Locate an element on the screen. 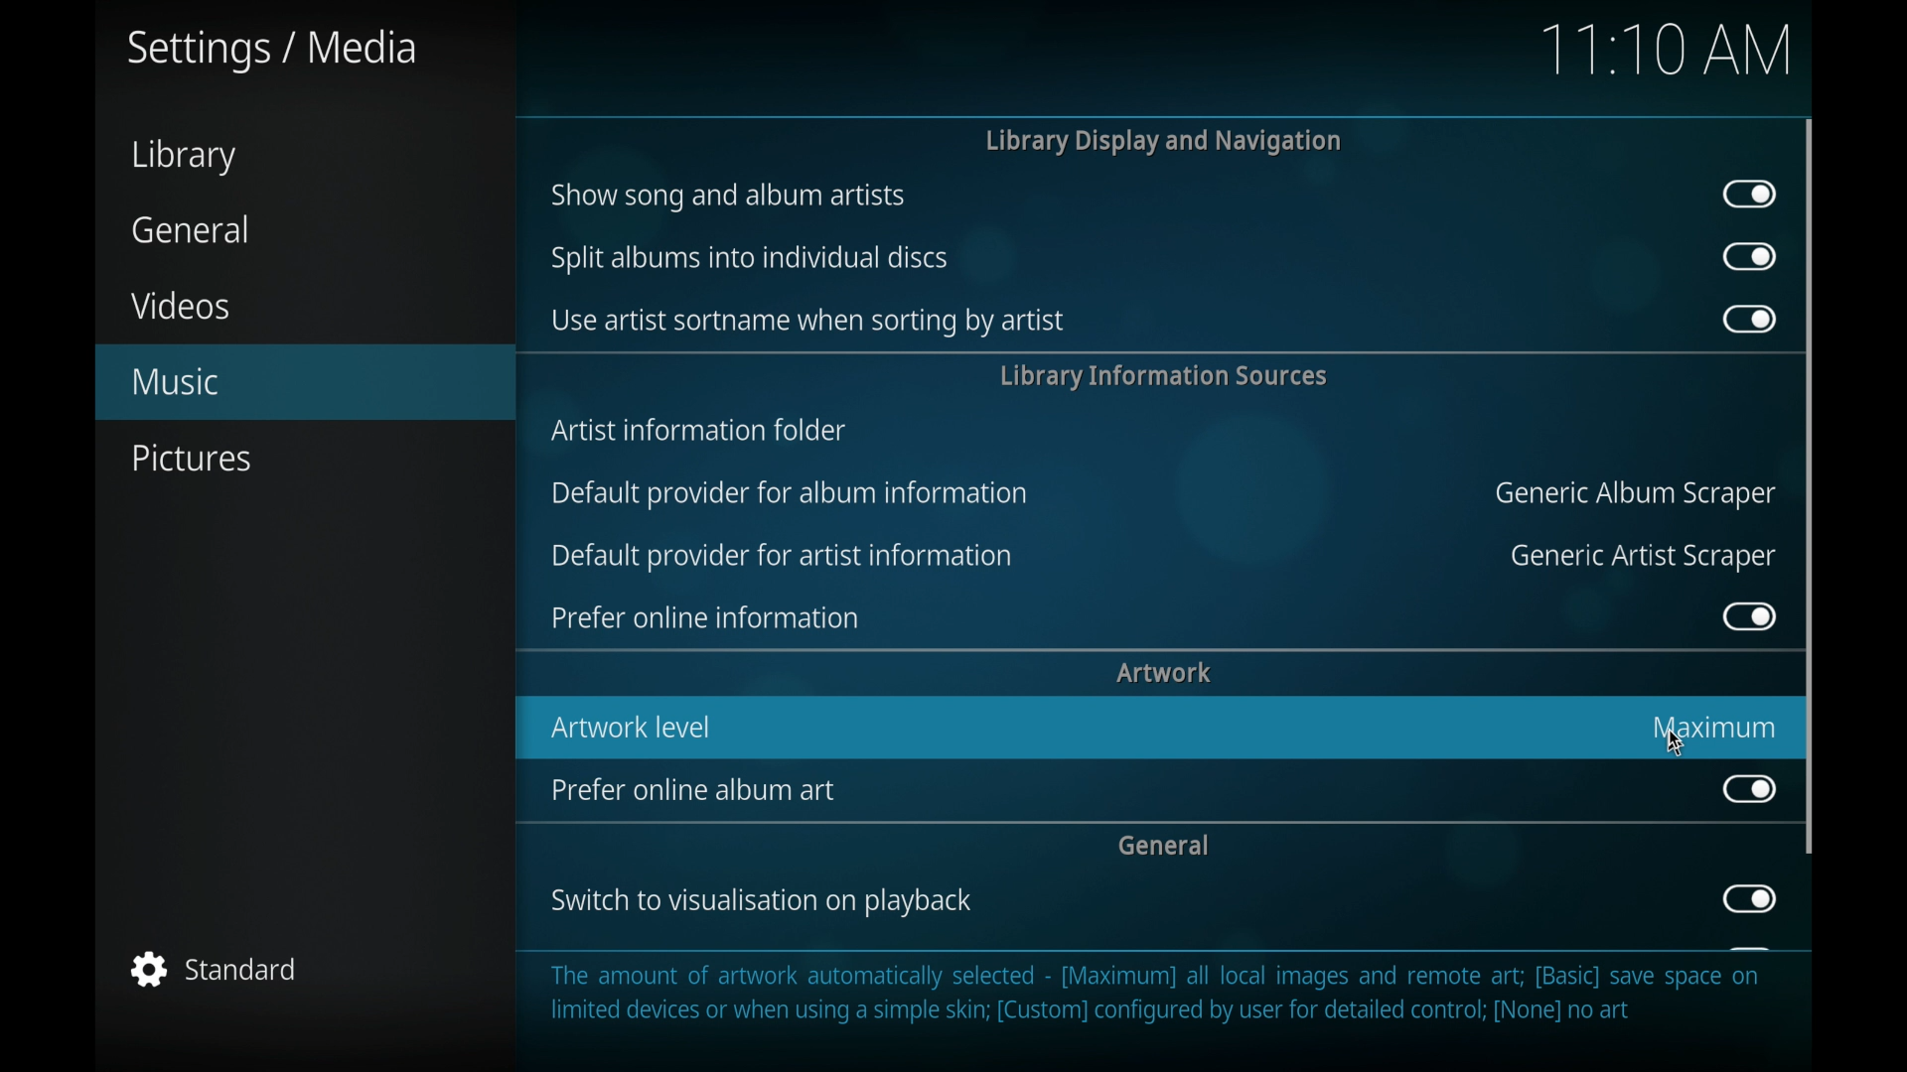 The width and height of the screenshot is (1907, 1072). switch to visualization on playback is located at coordinates (761, 900).